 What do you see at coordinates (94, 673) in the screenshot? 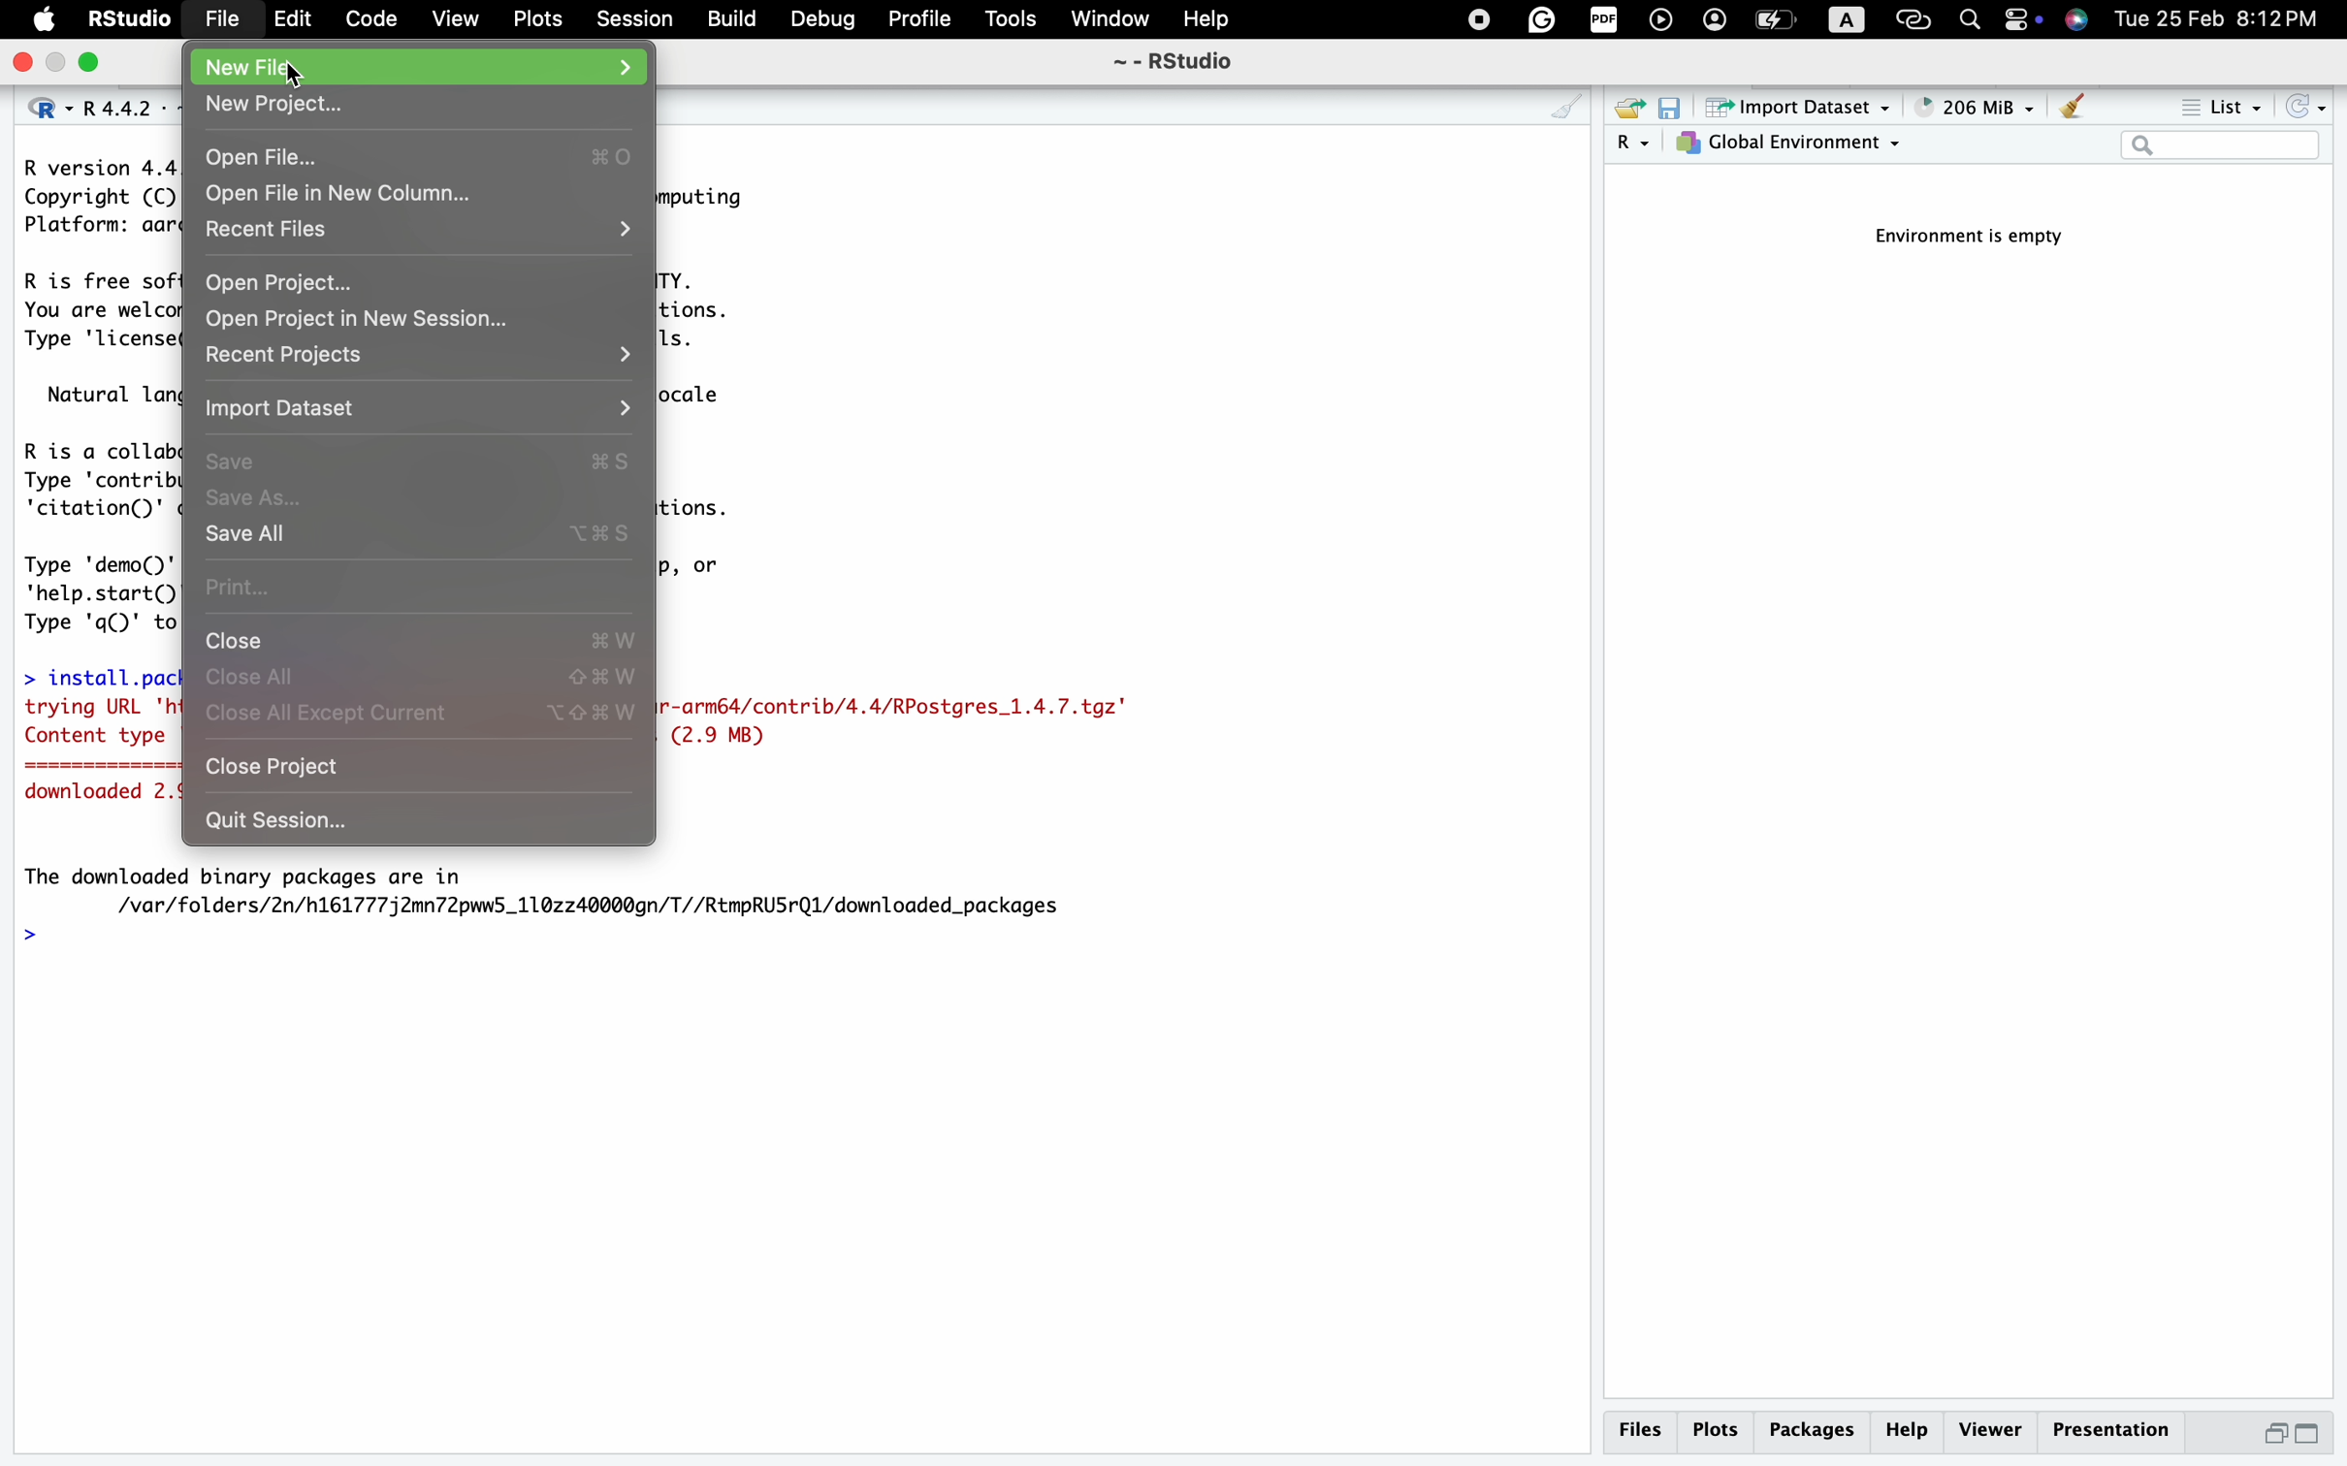
I see `install.packages("RPostgres|’)` at bounding box center [94, 673].